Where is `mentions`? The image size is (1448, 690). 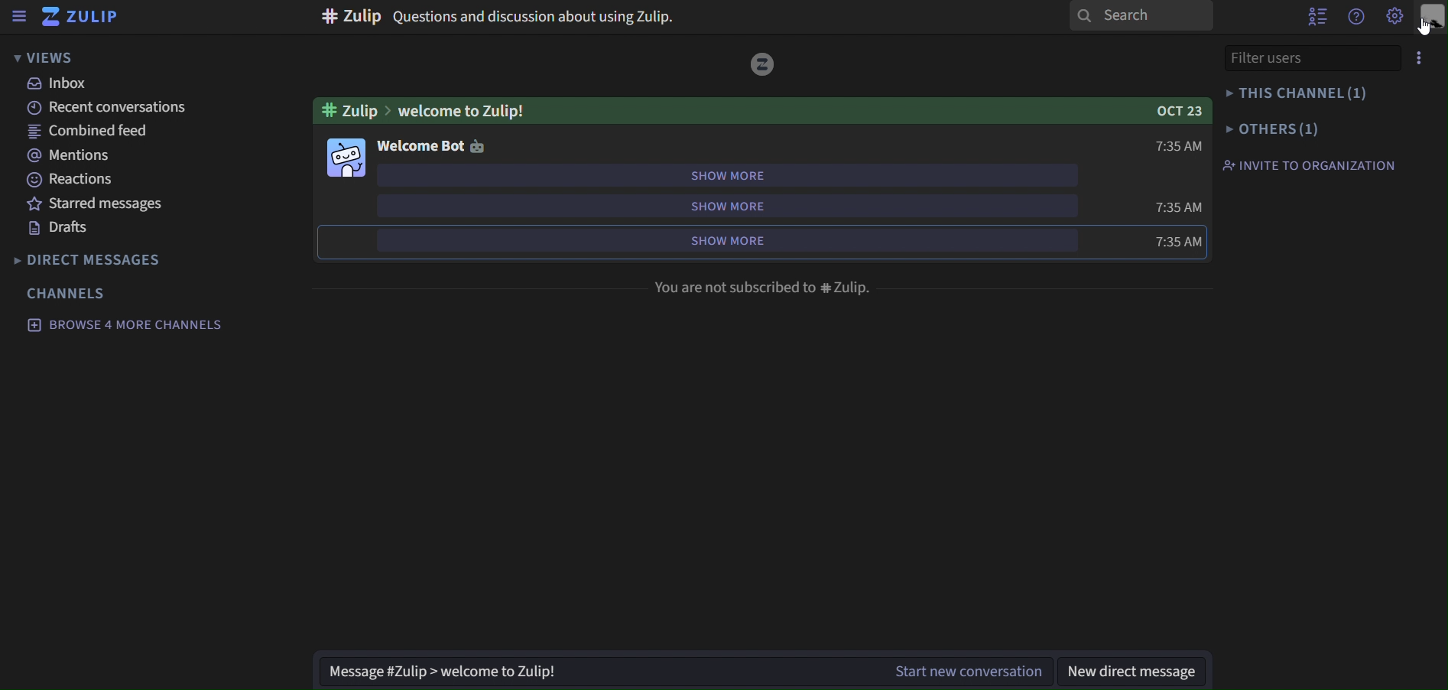 mentions is located at coordinates (66, 156).